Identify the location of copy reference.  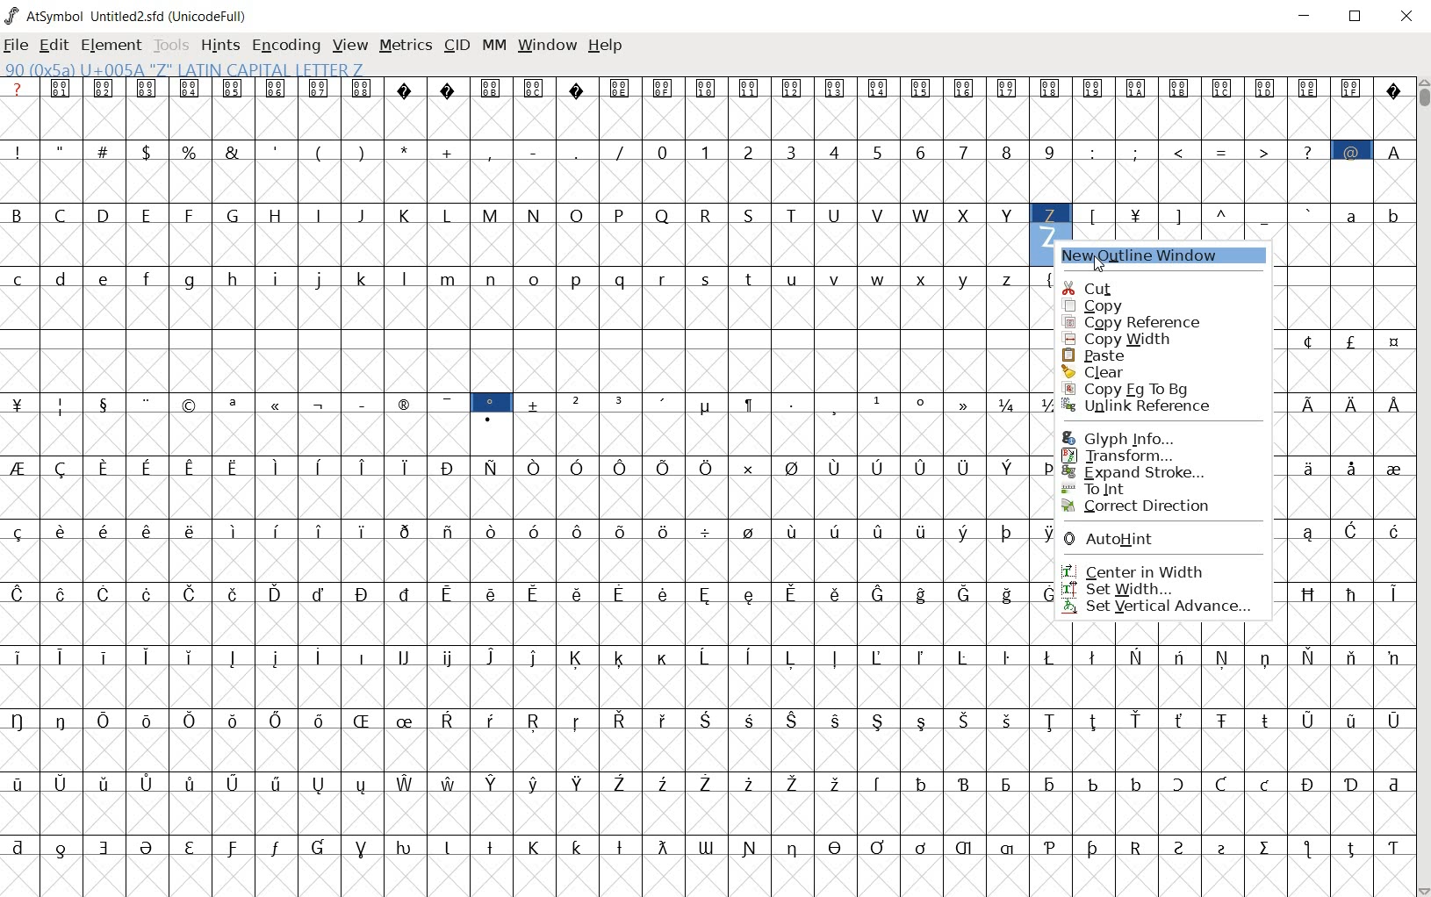
(1136, 324).